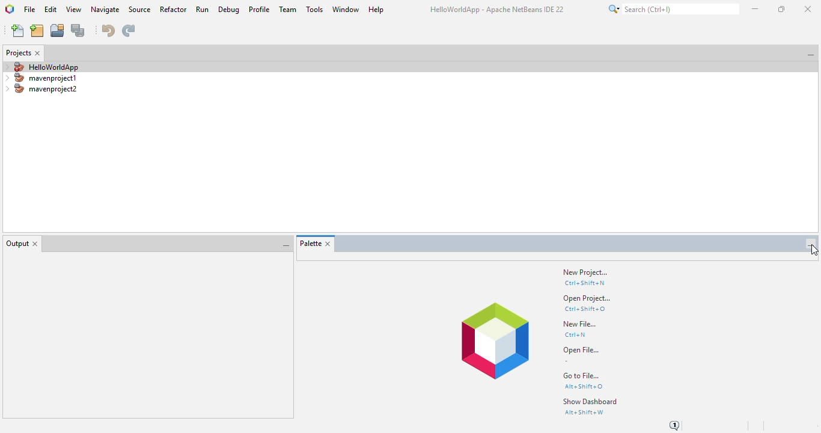  I want to click on navigate, so click(106, 10).